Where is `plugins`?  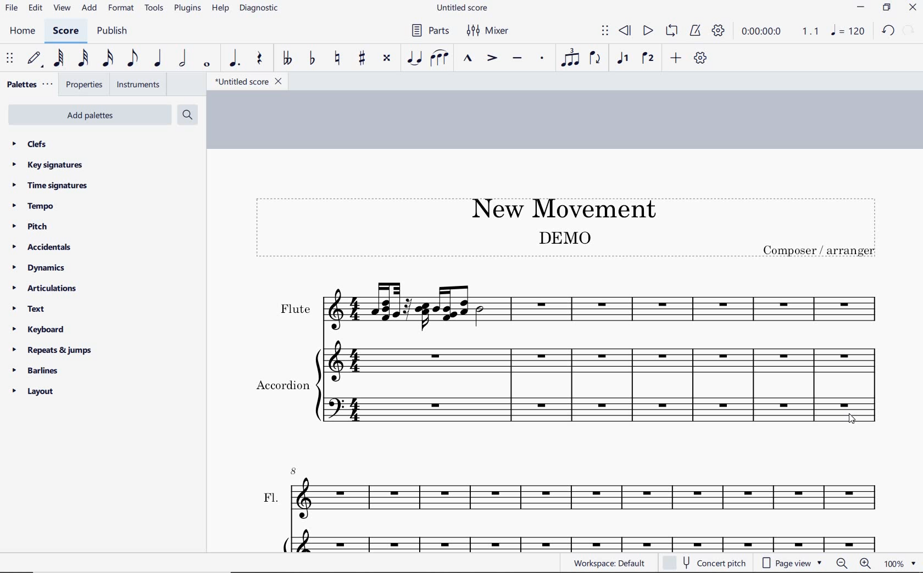 plugins is located at coordinates (187, 9).